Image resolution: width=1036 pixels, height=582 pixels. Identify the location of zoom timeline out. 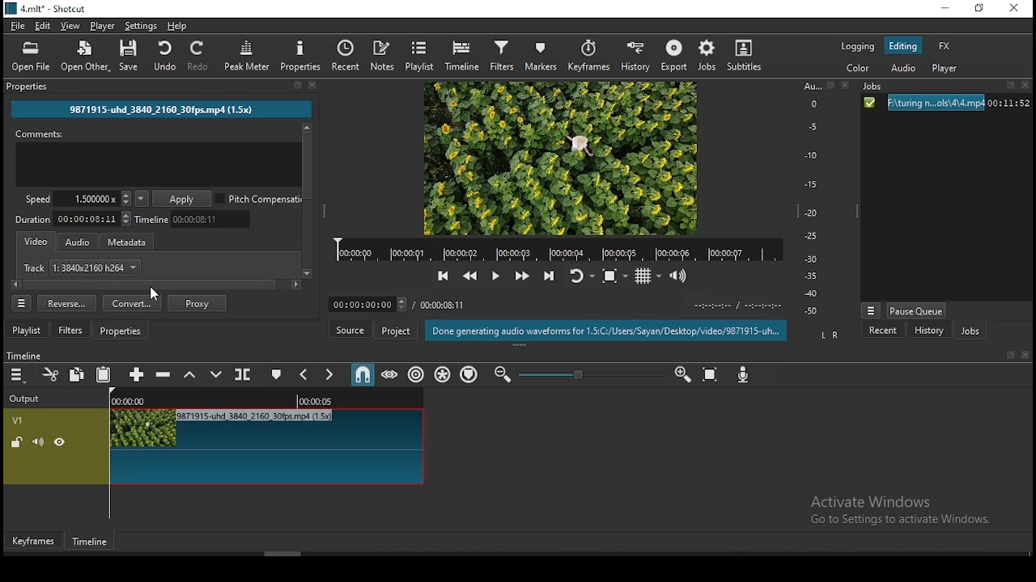
(505, 374).